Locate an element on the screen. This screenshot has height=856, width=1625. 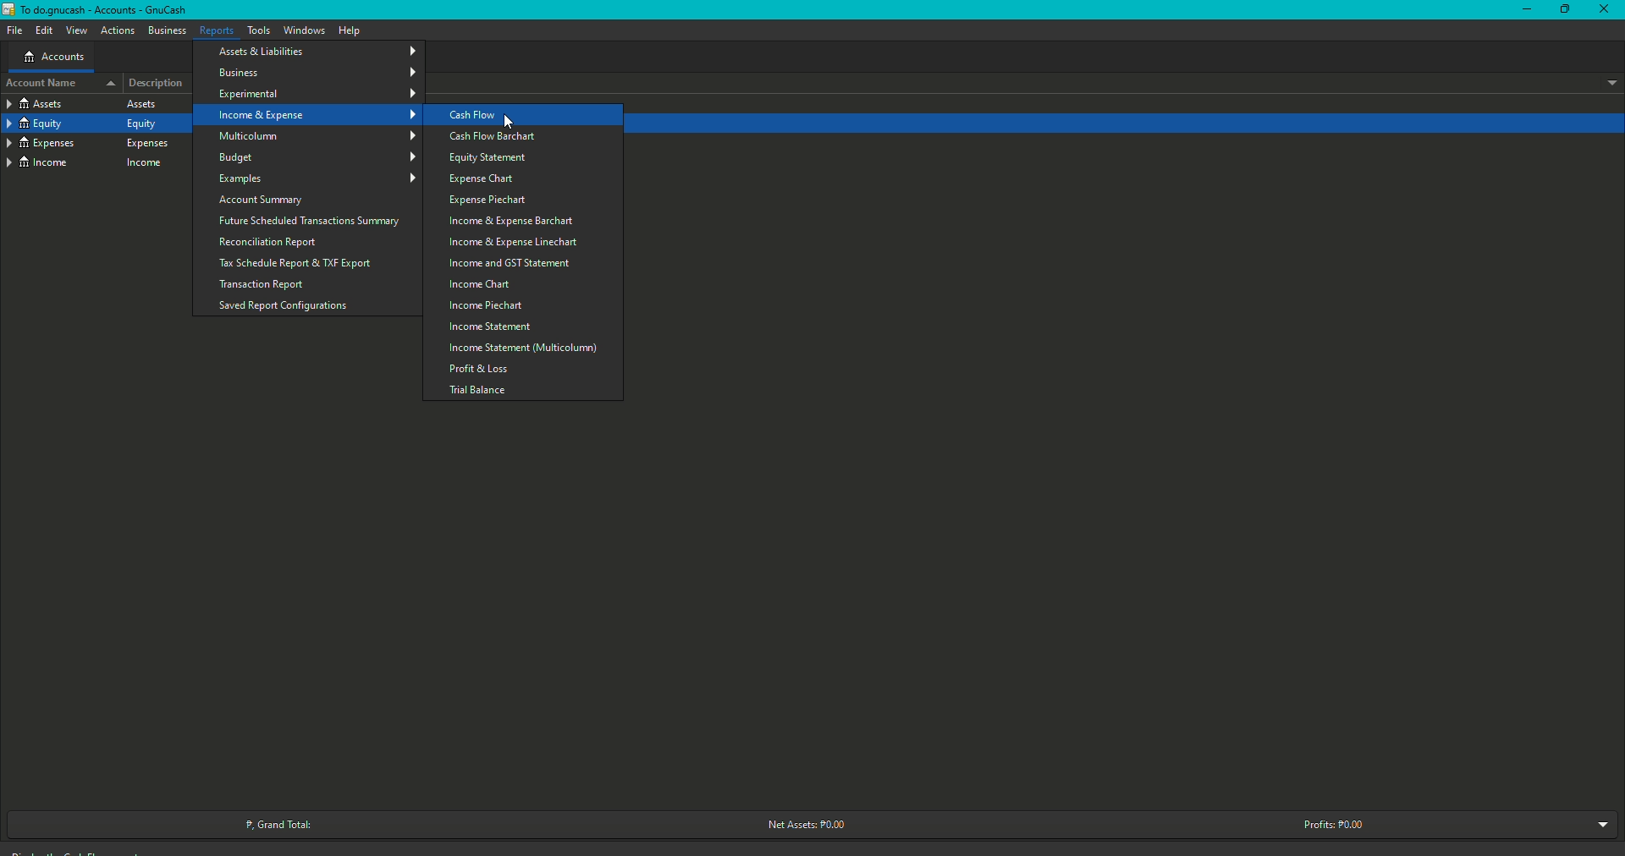
Multicolum is located at coordinates (320, 136).